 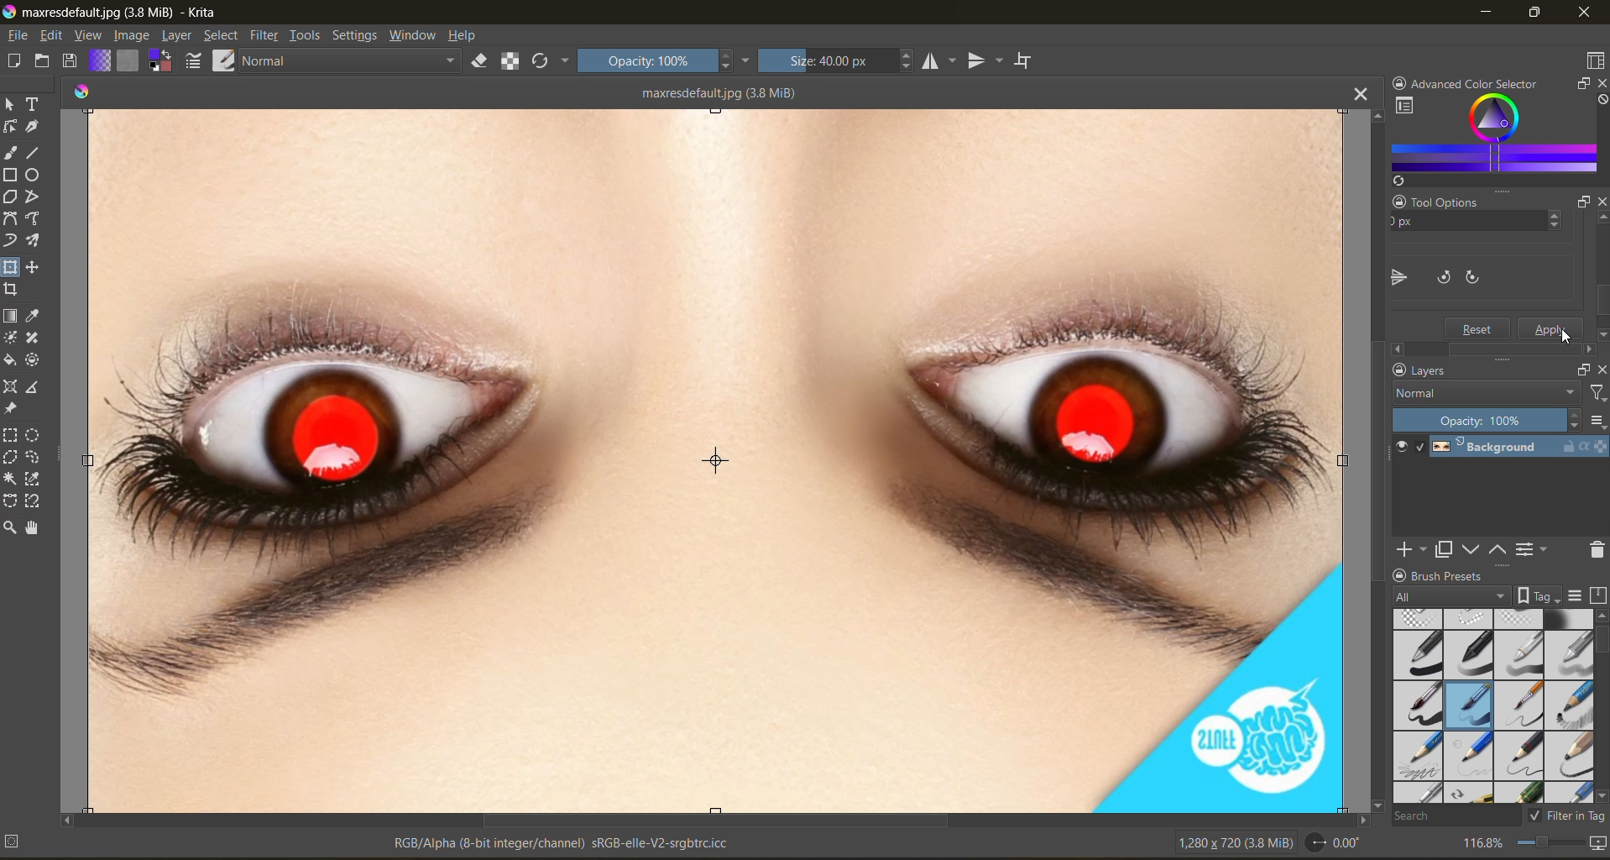 I want to click on brush presets, so click(x=1493, y=706).